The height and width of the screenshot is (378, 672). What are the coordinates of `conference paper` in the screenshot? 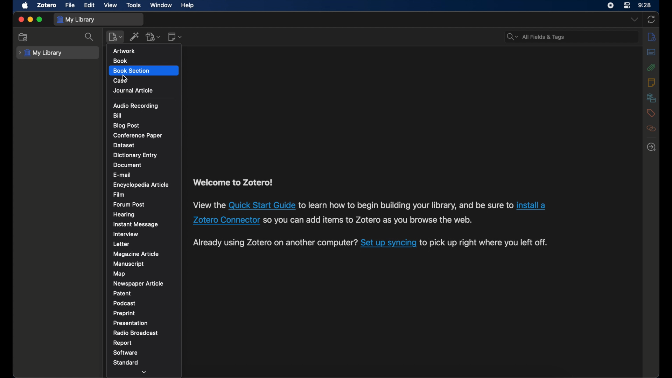 It's located at (137, 135).